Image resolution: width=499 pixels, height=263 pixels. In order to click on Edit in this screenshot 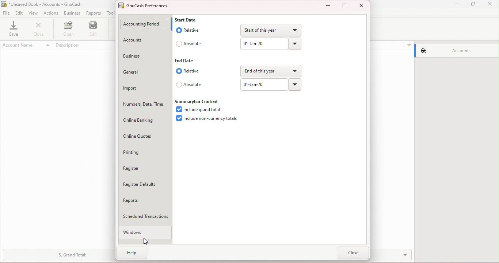, I will do `click(95, 30)`.